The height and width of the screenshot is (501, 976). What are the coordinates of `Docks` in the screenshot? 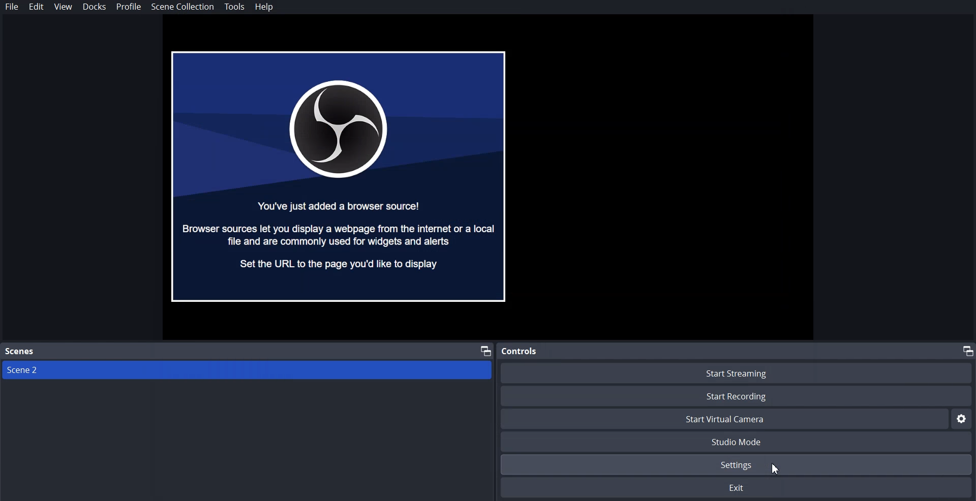 It's located at (94, 7).